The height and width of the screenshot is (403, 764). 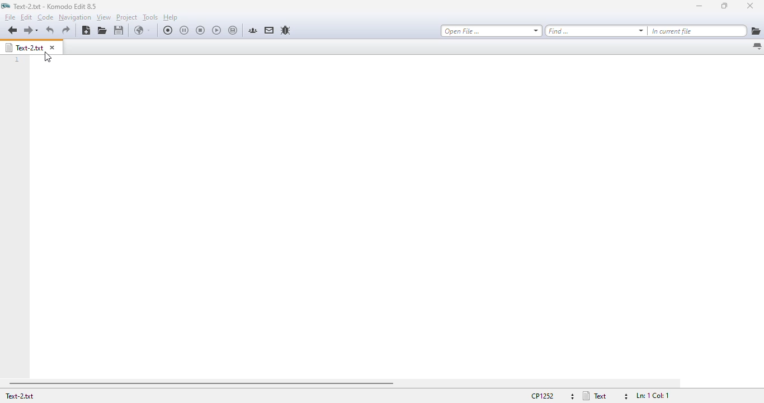 I want to click on close tab, so click(x=53, y=46).